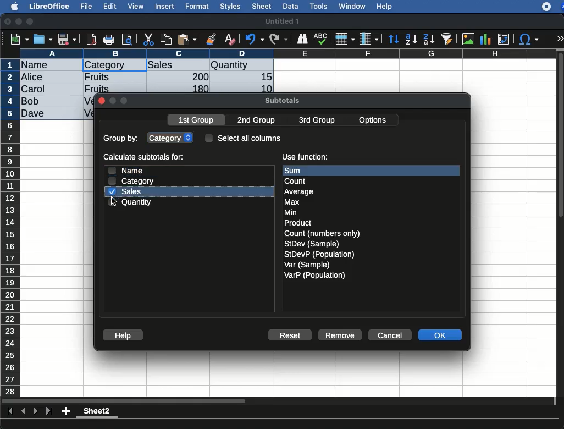 This screenshot has height=429, width=564. I want to click on first sheet, so click(11, 411).